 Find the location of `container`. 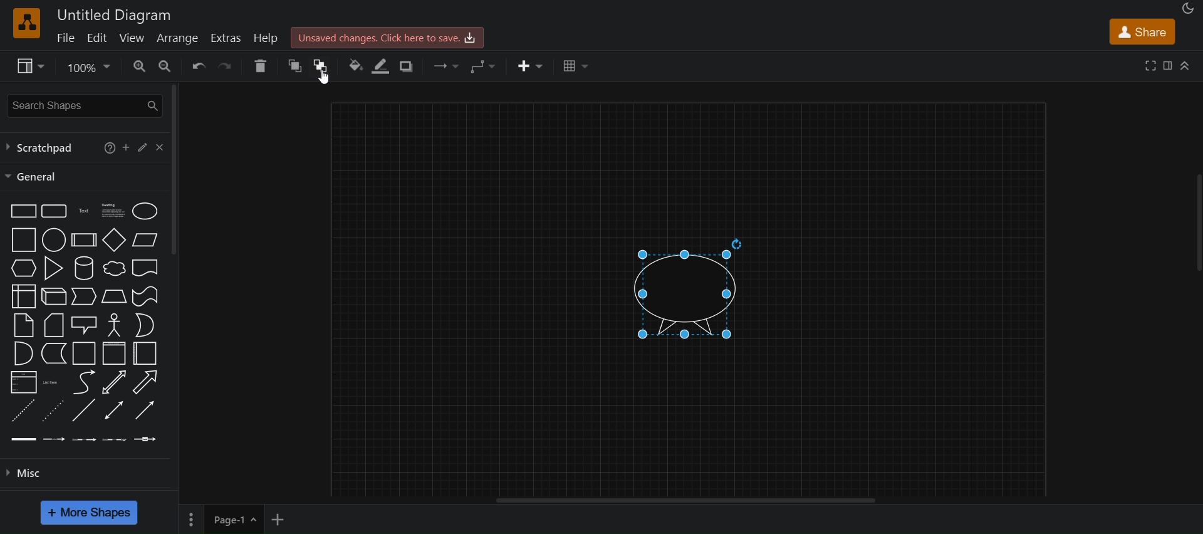

container is located at coordinates (114, 353).